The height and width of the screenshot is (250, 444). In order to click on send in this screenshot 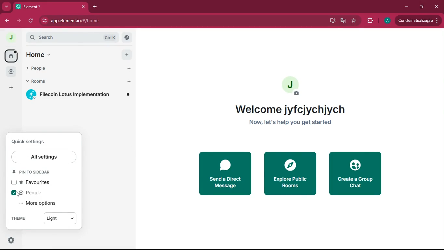, I will do `click(225, 174)`.